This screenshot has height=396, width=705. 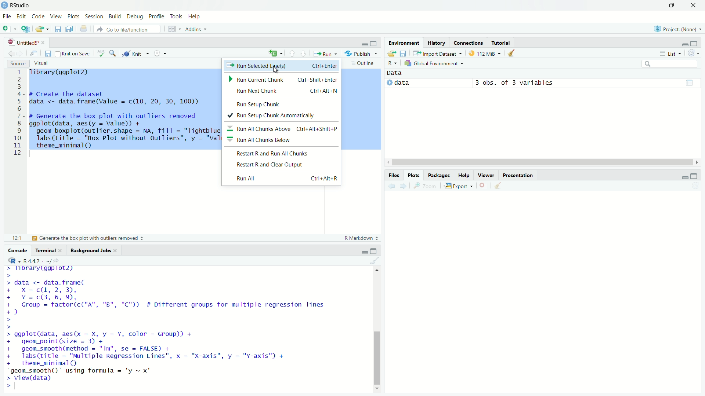 What do you see at coordinates (18, 63) in the screenshot?
I see `Source` at bounding box center [18, 63].